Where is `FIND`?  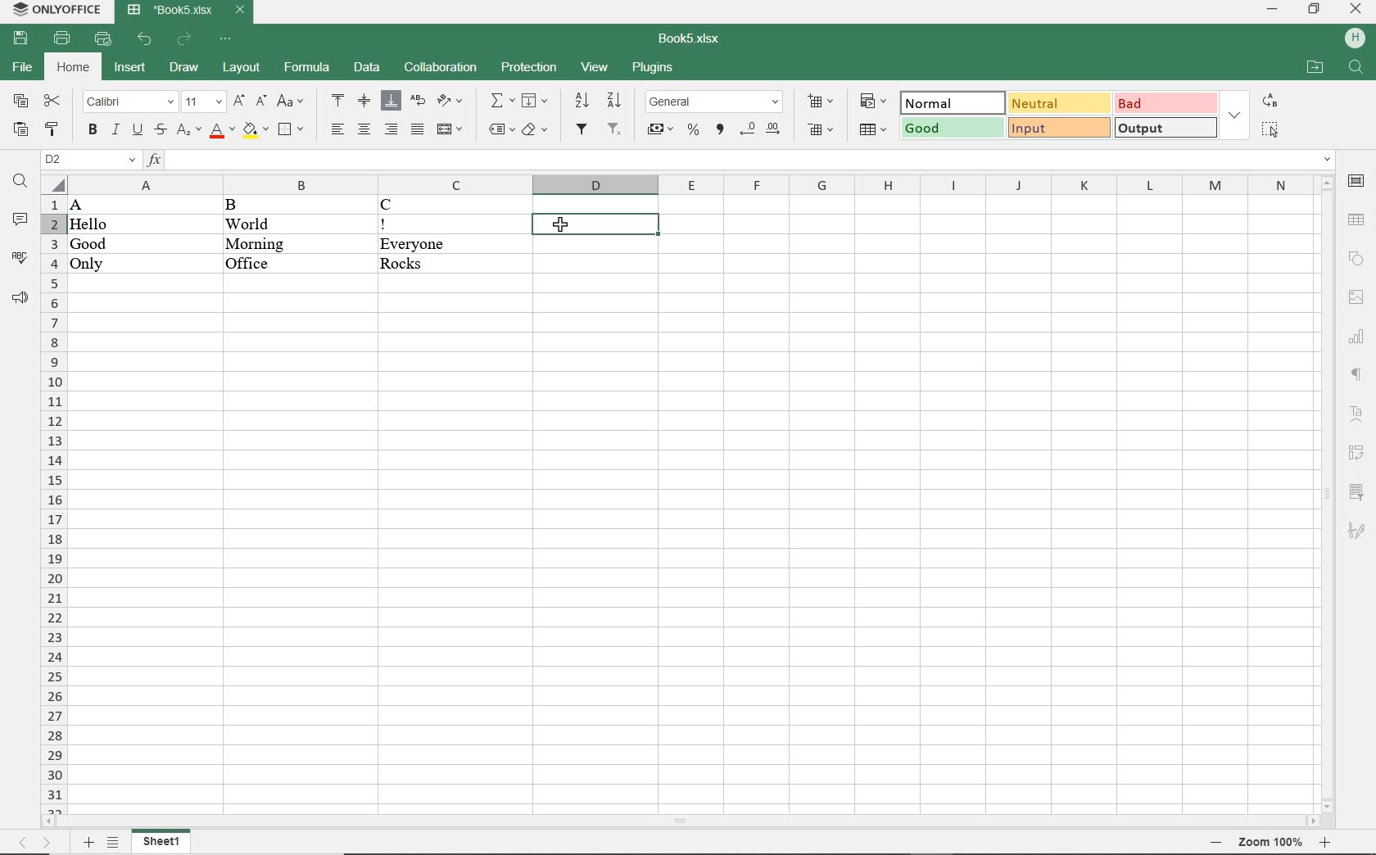 FIND is located at coordinates (1355, 67).